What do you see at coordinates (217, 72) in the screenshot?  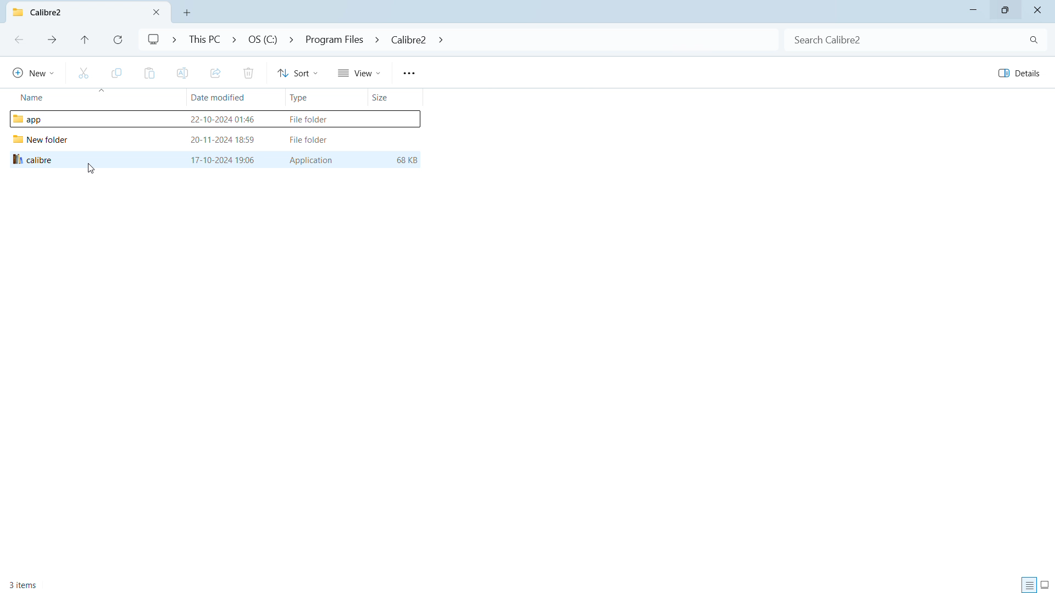 I see `share` at bounding box center [217, 72].